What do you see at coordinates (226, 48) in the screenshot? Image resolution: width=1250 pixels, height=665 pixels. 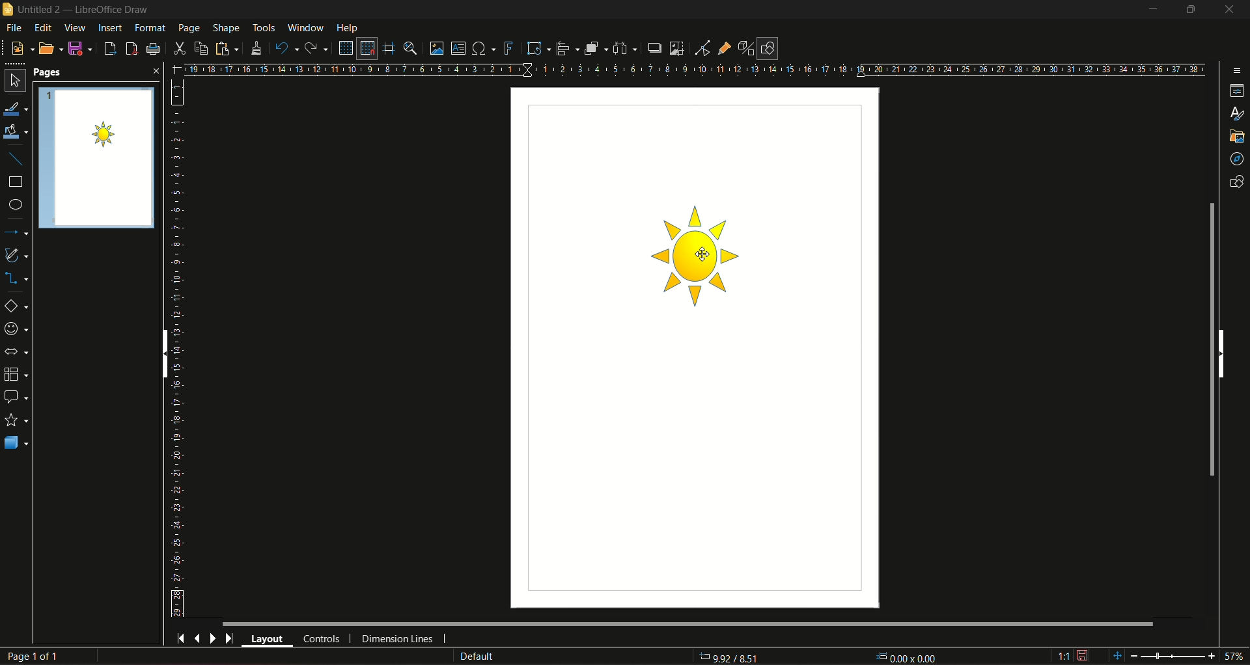 I see `paste` at bounding box center [226, 48].